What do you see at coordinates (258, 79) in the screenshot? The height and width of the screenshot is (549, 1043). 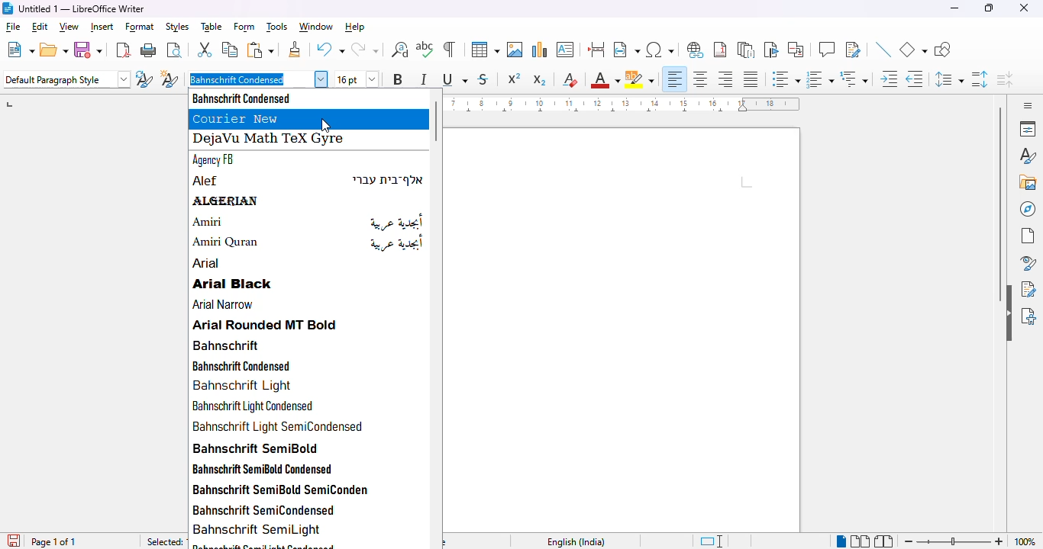 I see `font style` at bounding box center [258, 79].